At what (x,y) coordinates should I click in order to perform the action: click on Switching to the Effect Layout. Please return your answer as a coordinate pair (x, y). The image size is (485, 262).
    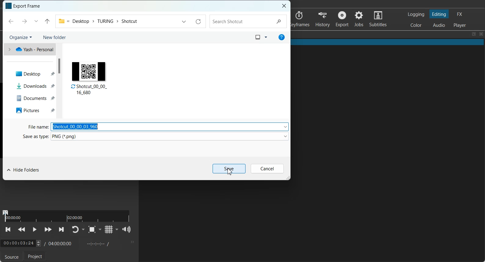
    Looking at the image, I should click on (459, 14).